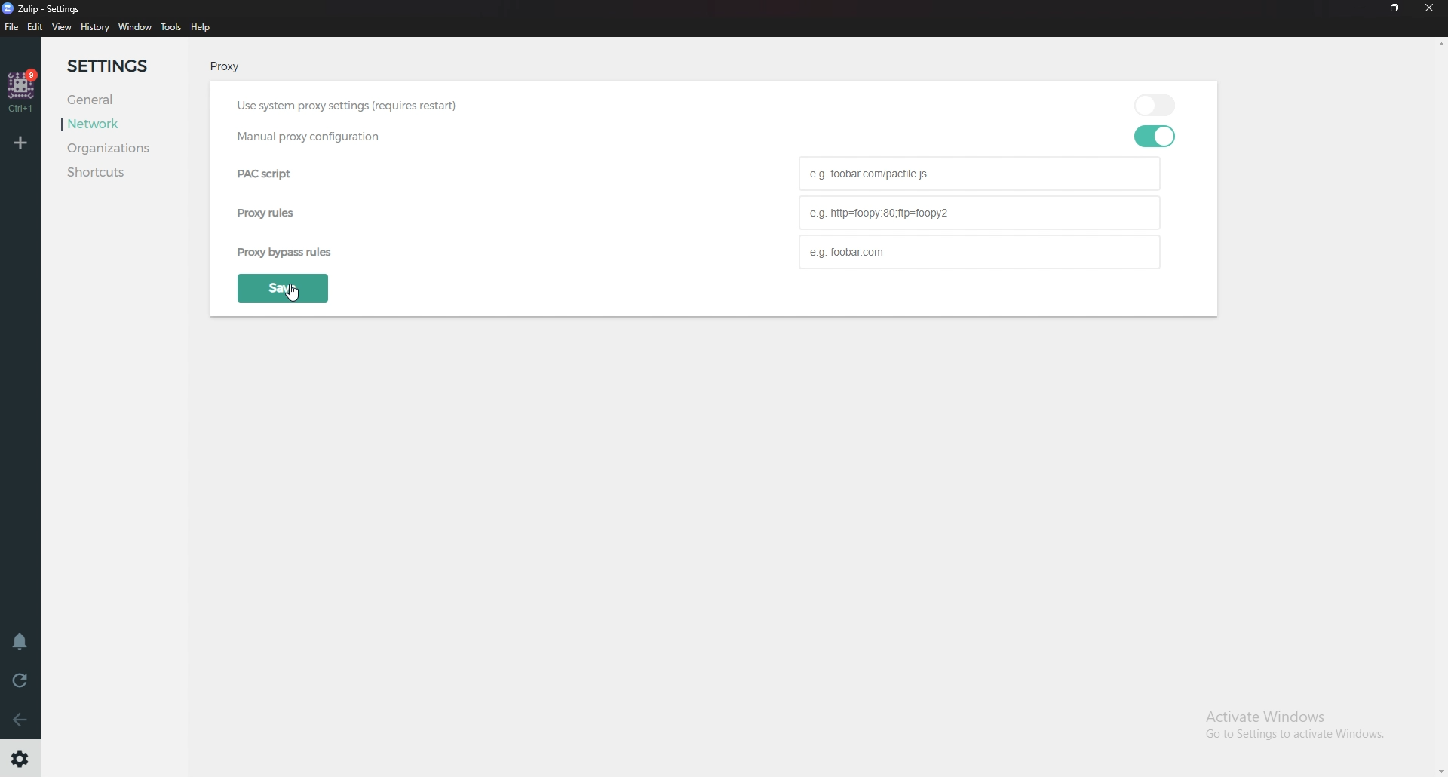 The height and width of the screenshot is (777, 1448). Describe the element at coordinates (1361, 9) in the screenshot. I see `Minimize` at that location.